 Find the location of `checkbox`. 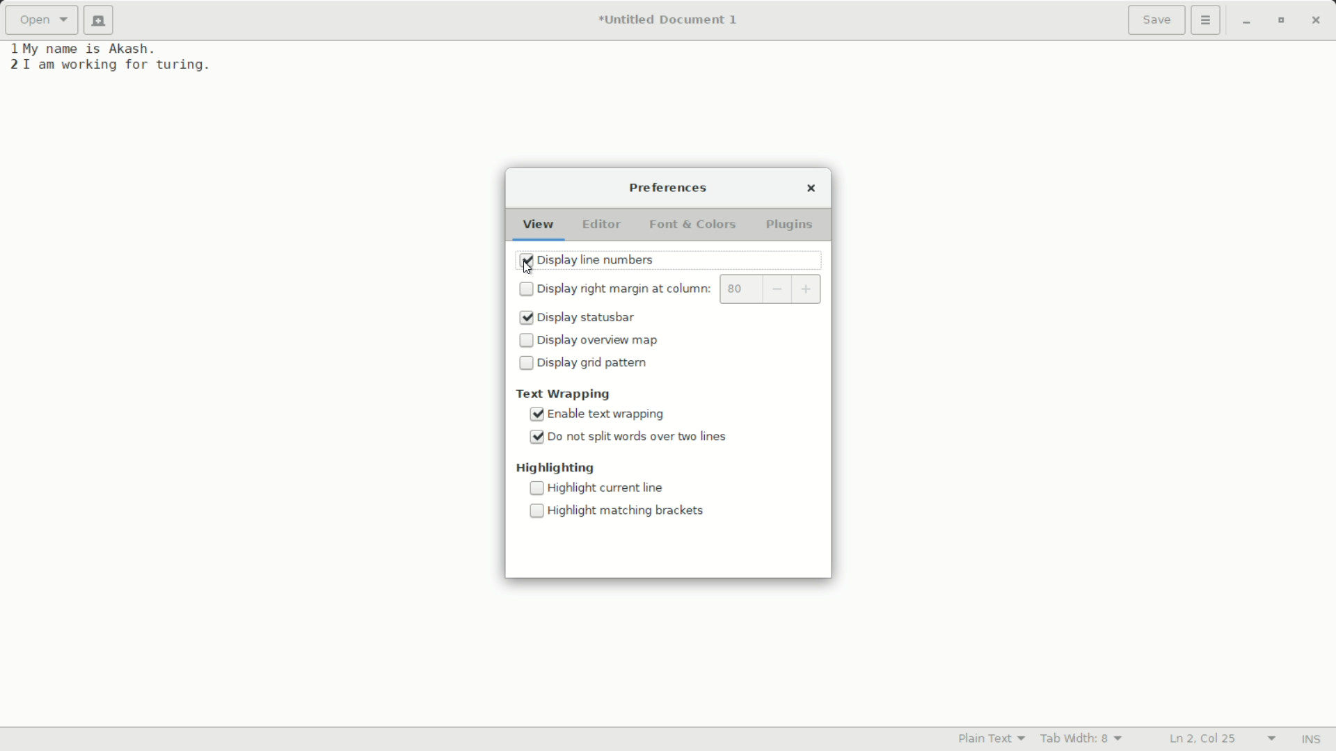

checkbox is located at coordinates (525, 339).